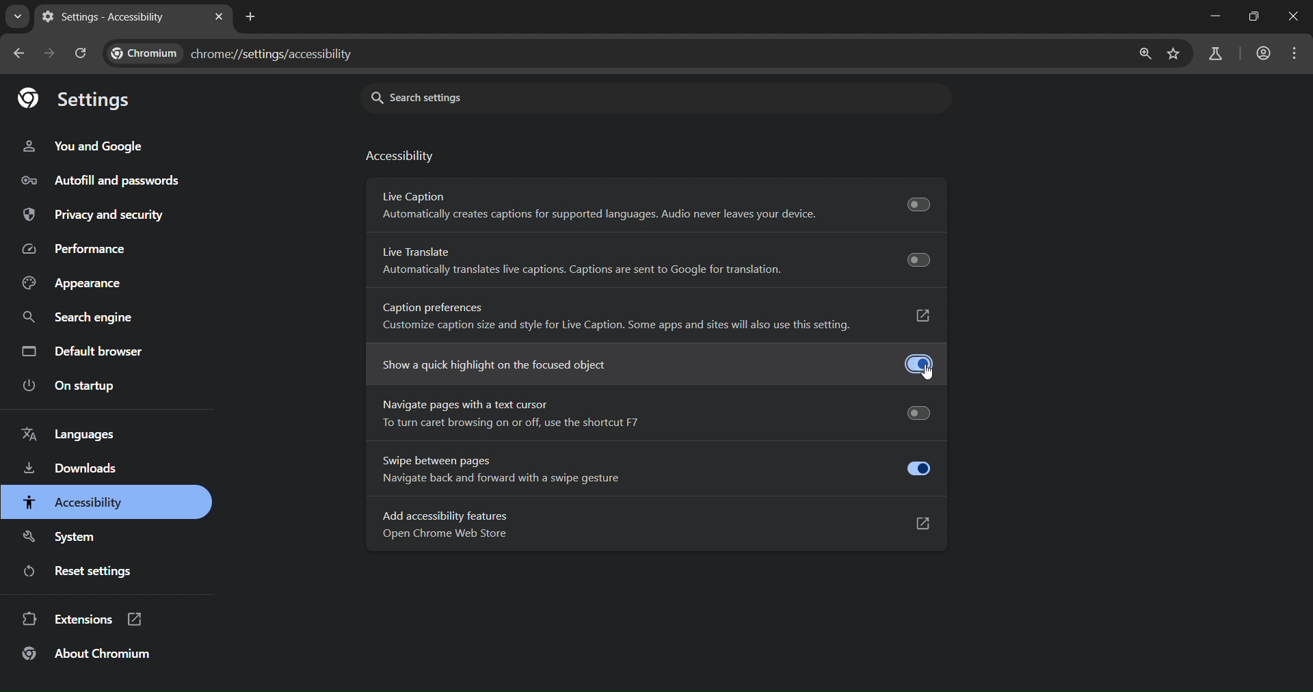 Image resolution: width=1313 pixels, height=692 pixels. I want to click on new tab, so click(251, 18).